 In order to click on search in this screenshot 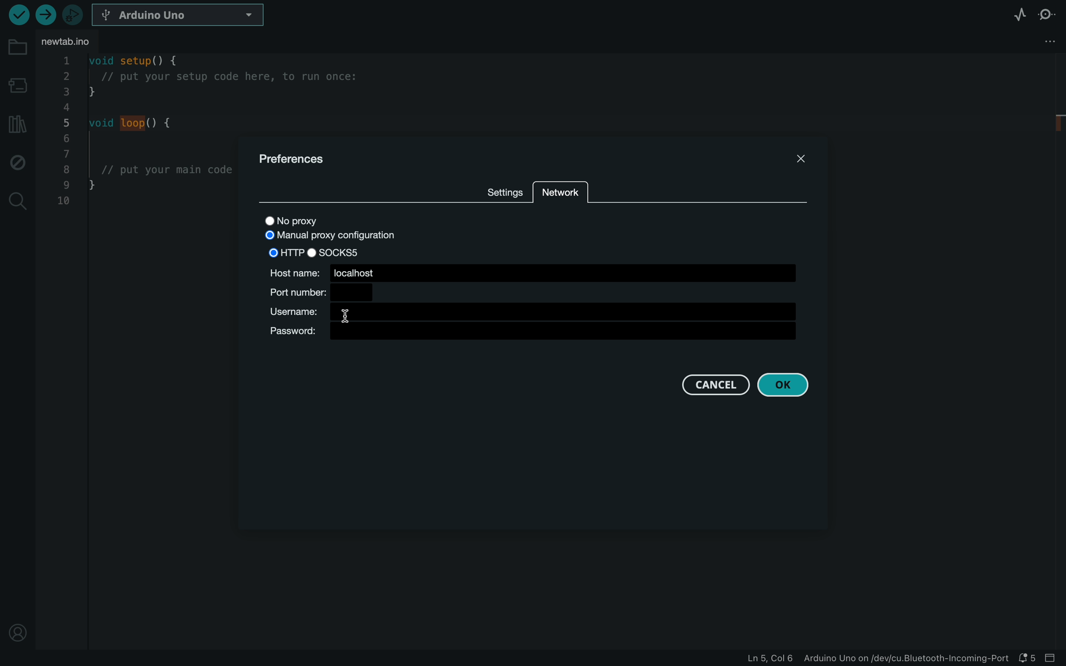, I will do `click(18, 201)`.